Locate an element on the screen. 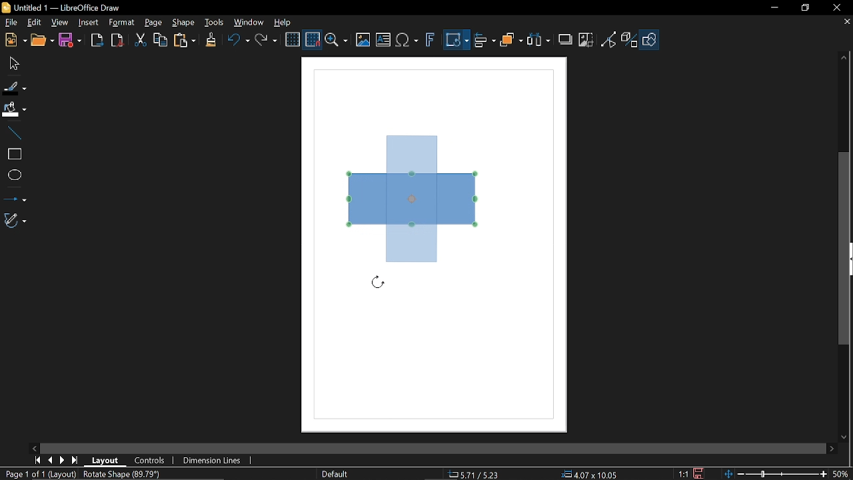 Image resolution: width=853 pixels, height=480 pixels. line color is located at coordinates (14, 85).